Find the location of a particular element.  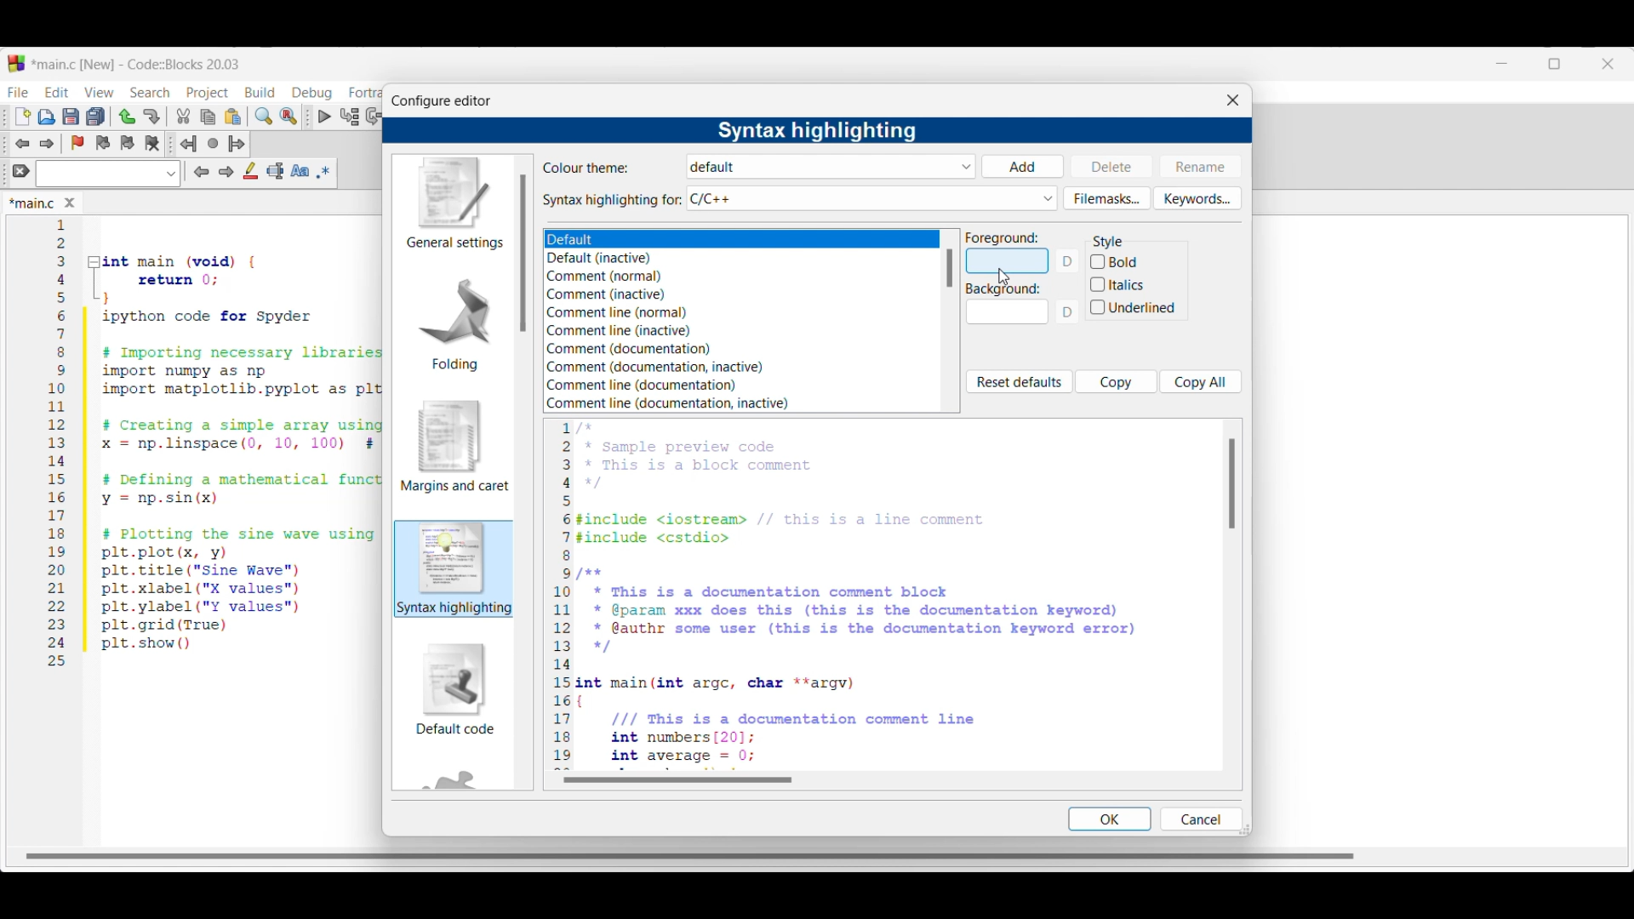

View menu is located at coordinates (99, 93).